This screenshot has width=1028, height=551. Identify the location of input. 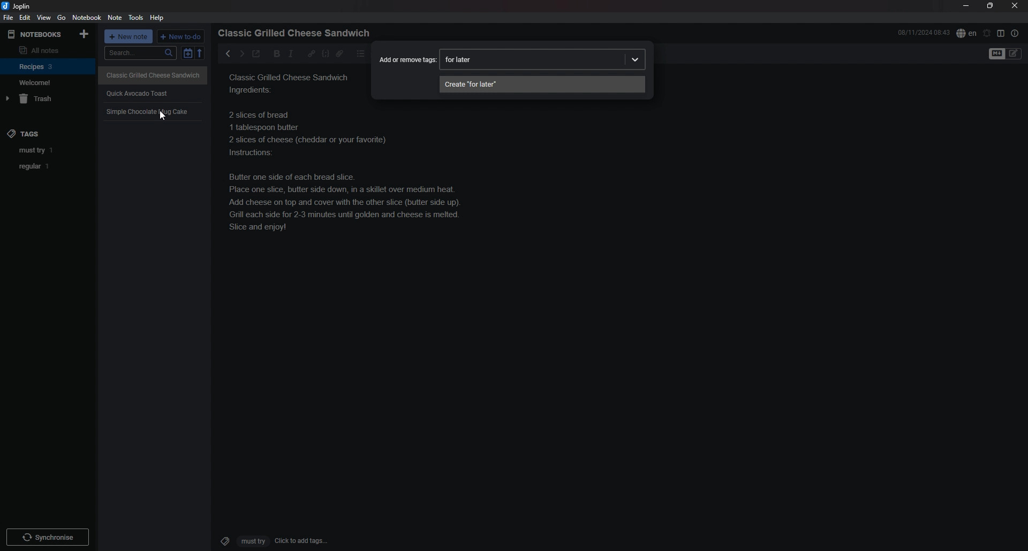
(463, 59).